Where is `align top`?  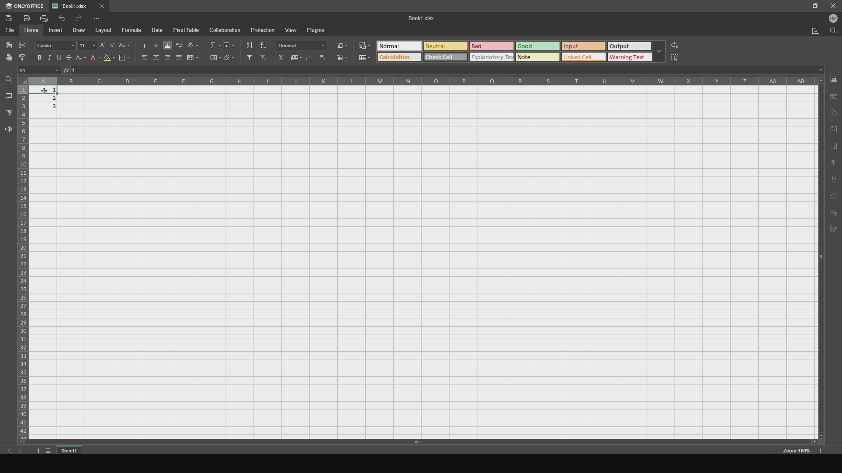
align top is located at coordinates (140, 44).